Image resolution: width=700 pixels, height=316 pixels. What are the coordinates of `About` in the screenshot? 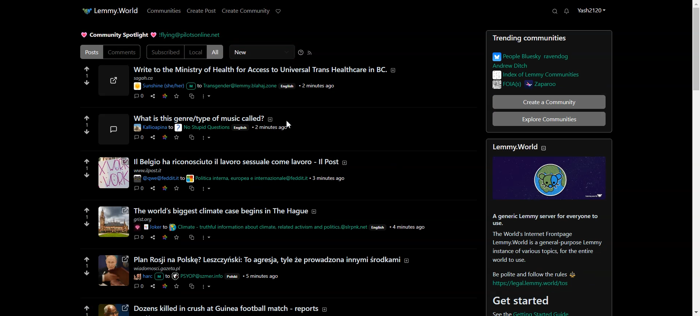 It's located at (510, 146).